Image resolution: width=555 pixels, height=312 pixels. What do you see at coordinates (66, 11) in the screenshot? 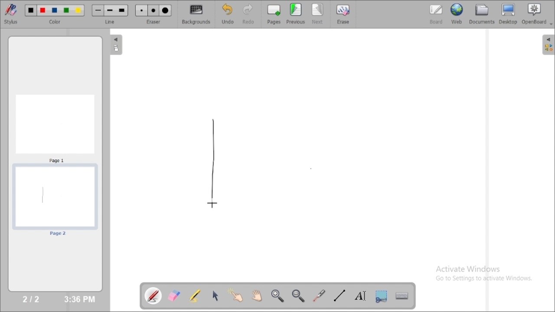
I see `Color 4` at bounding box center [66, 11].